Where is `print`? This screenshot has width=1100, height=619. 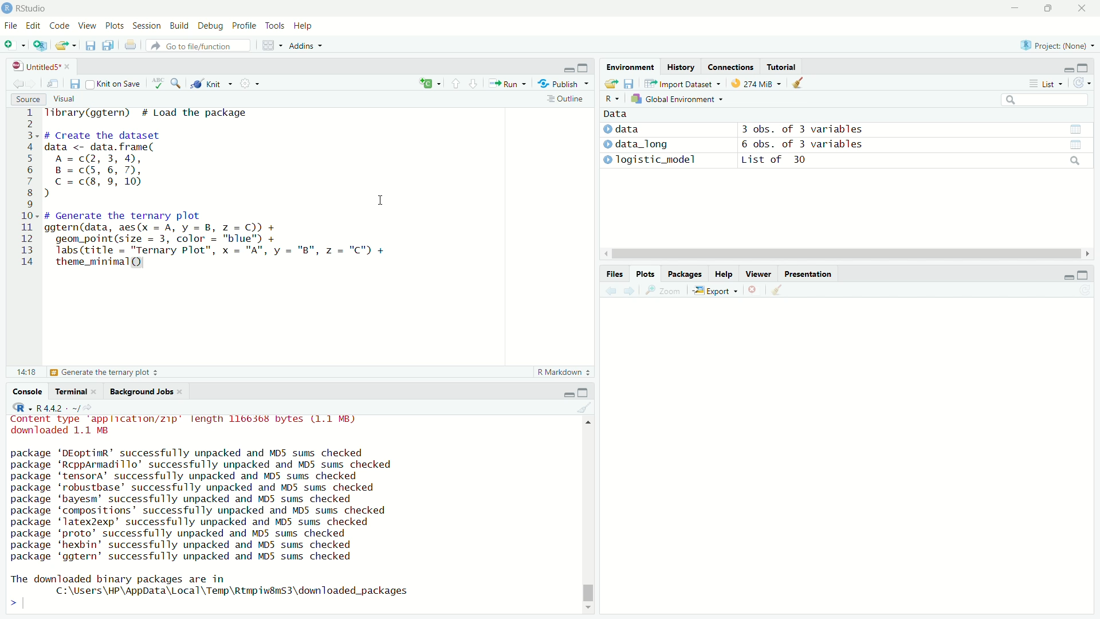
print is located at coordinates (133, 48).